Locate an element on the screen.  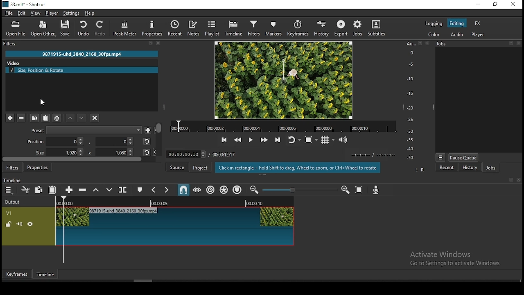
zoom timeline out is located at coordinates (253, 190).